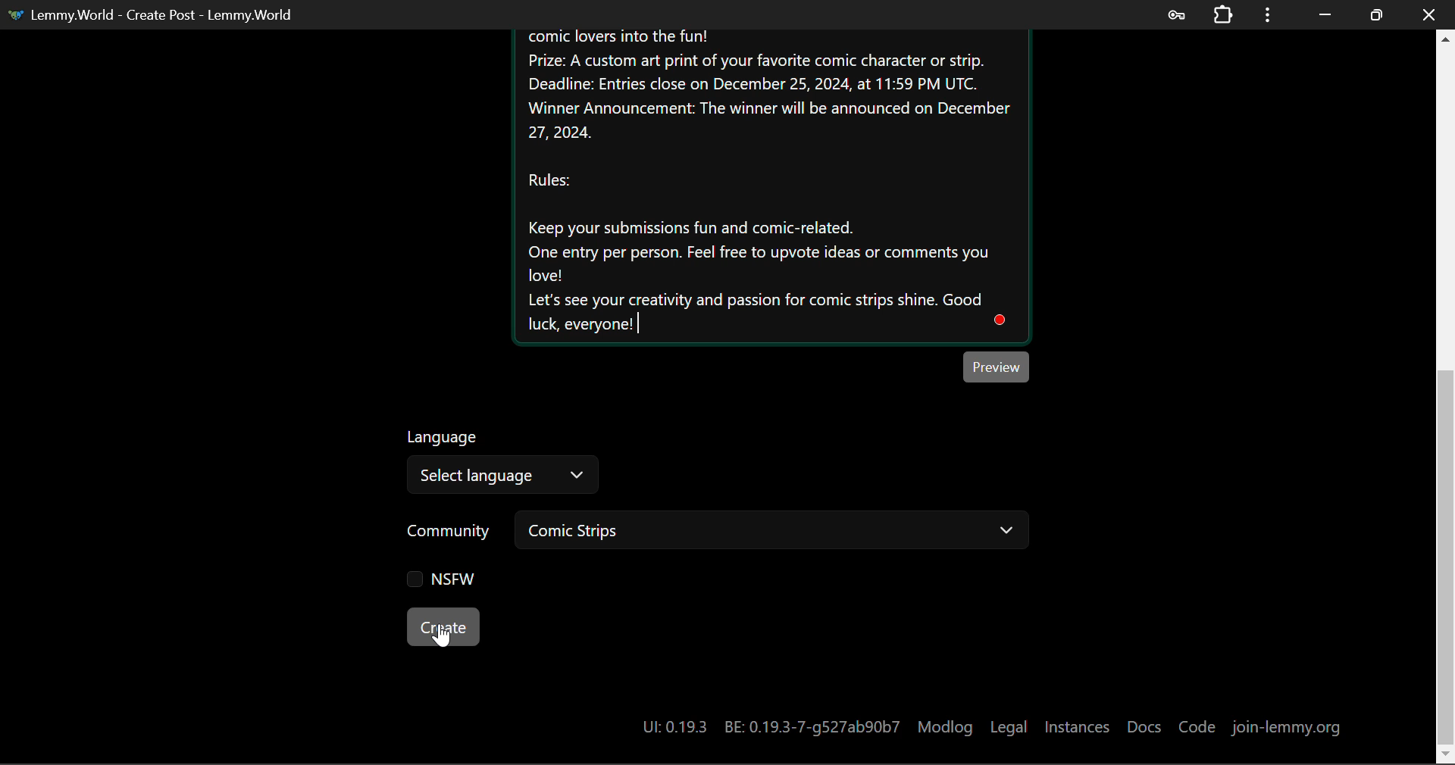  I want to click on Docs, so click(1147, 726).